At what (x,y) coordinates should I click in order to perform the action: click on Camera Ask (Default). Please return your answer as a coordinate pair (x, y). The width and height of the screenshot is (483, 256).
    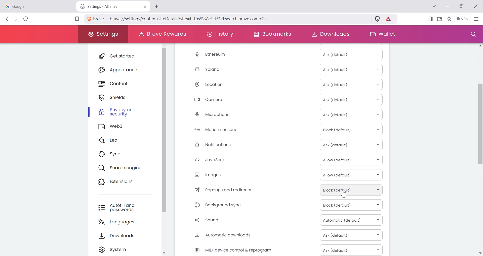
    Looking at the image, I should click on (283, 100).